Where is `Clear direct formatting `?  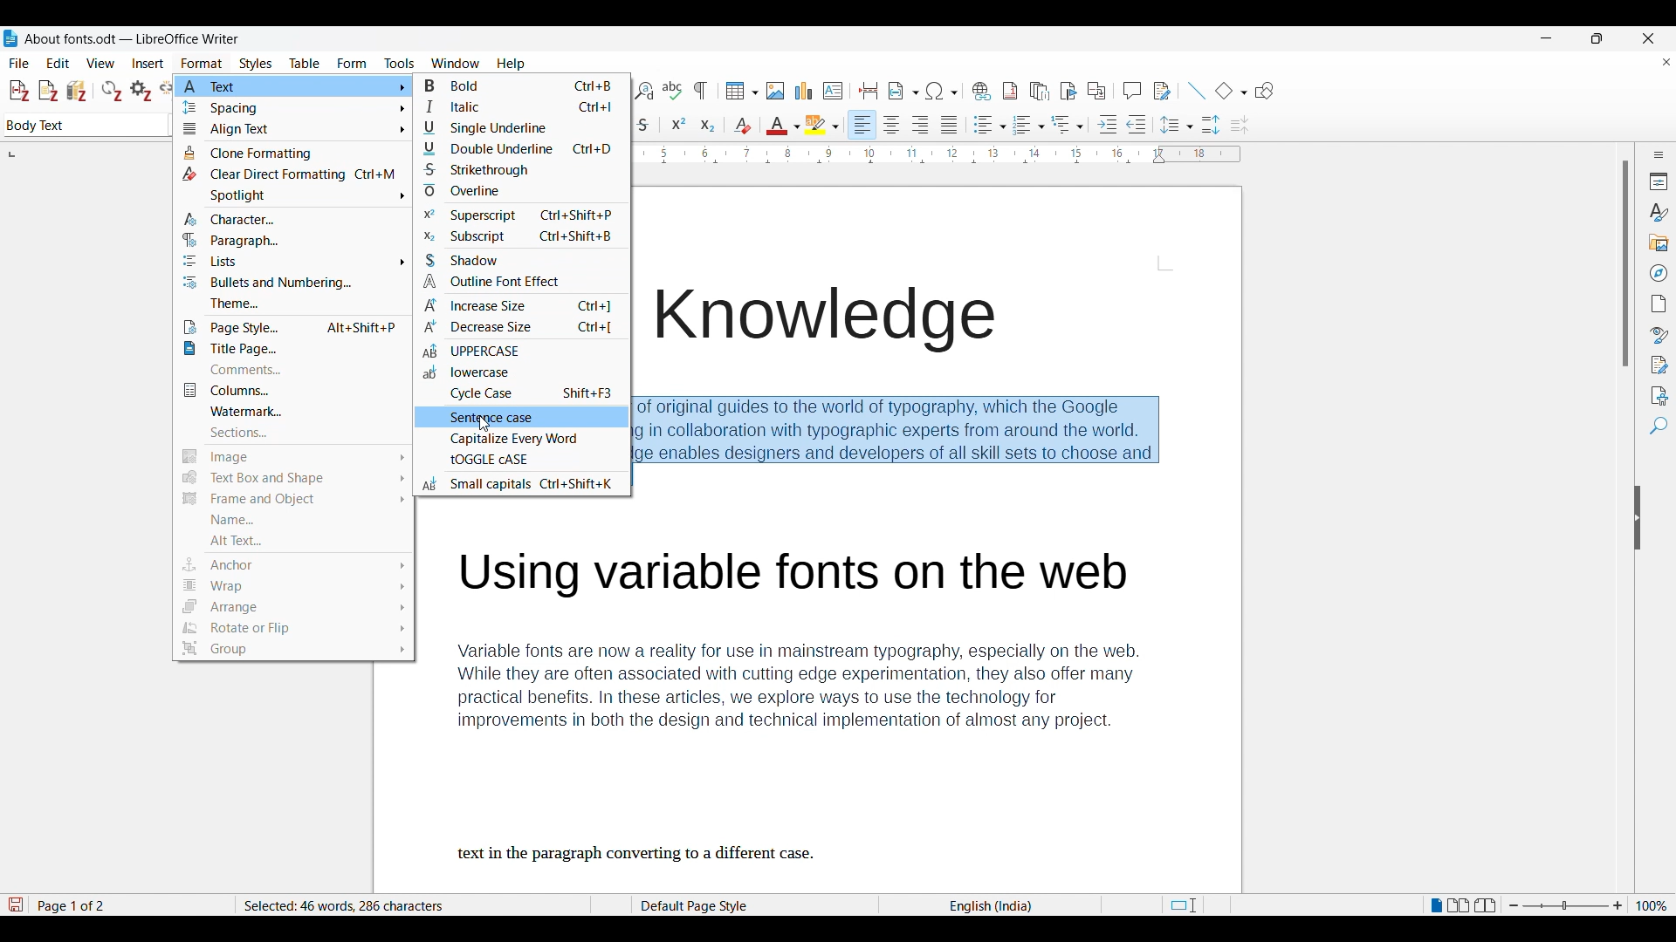 Clear direct formatting  is located at coordinates (742, 126).